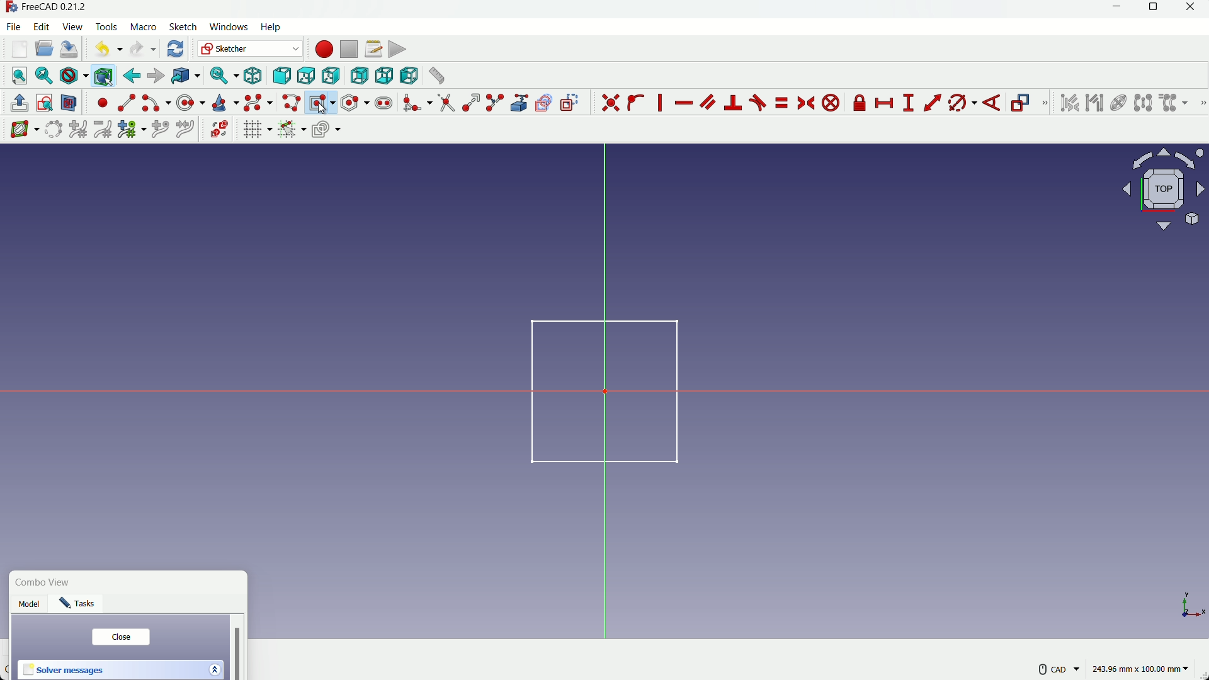 The width and height of the screenshot is (1209, 680). Describe the element at coordinates (543, 103) in the screenshot. I see `create carbon copy` at that location.